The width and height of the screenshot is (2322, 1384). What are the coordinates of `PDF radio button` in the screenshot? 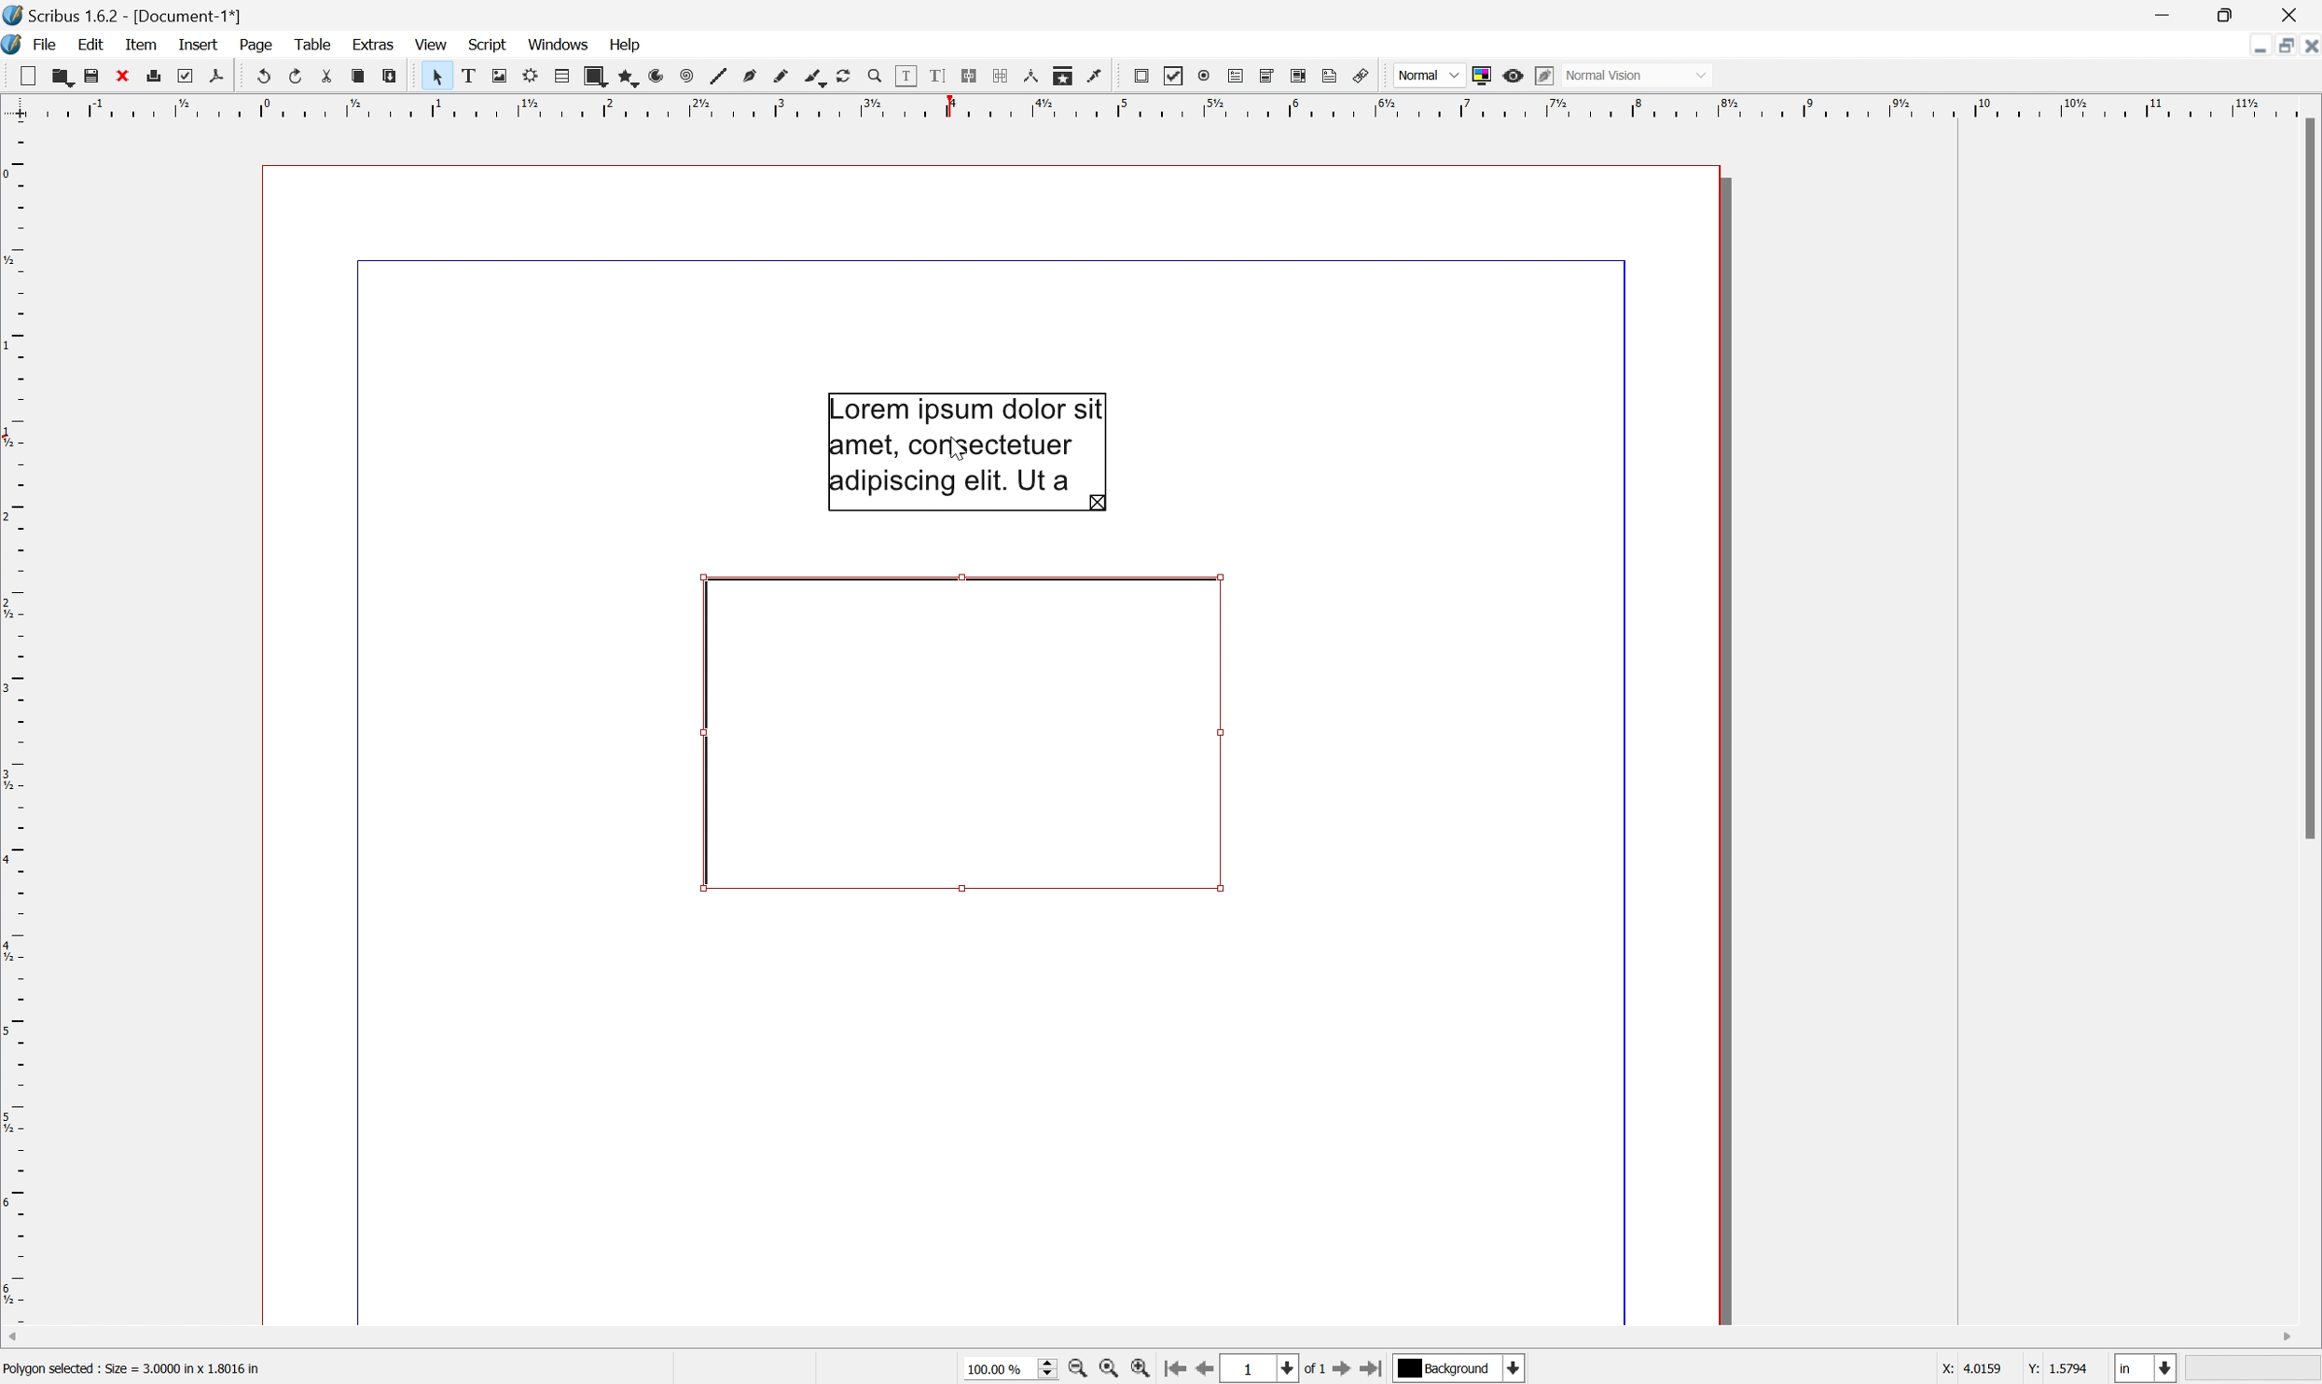 It's located at (1203, 76).